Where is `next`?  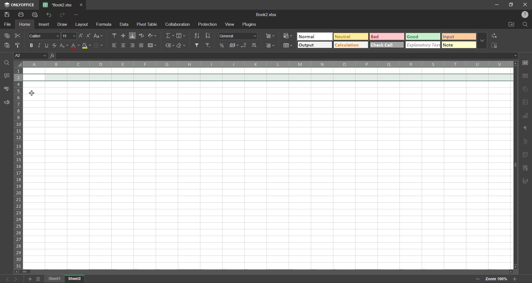 next is located at coordinates (16, 279).